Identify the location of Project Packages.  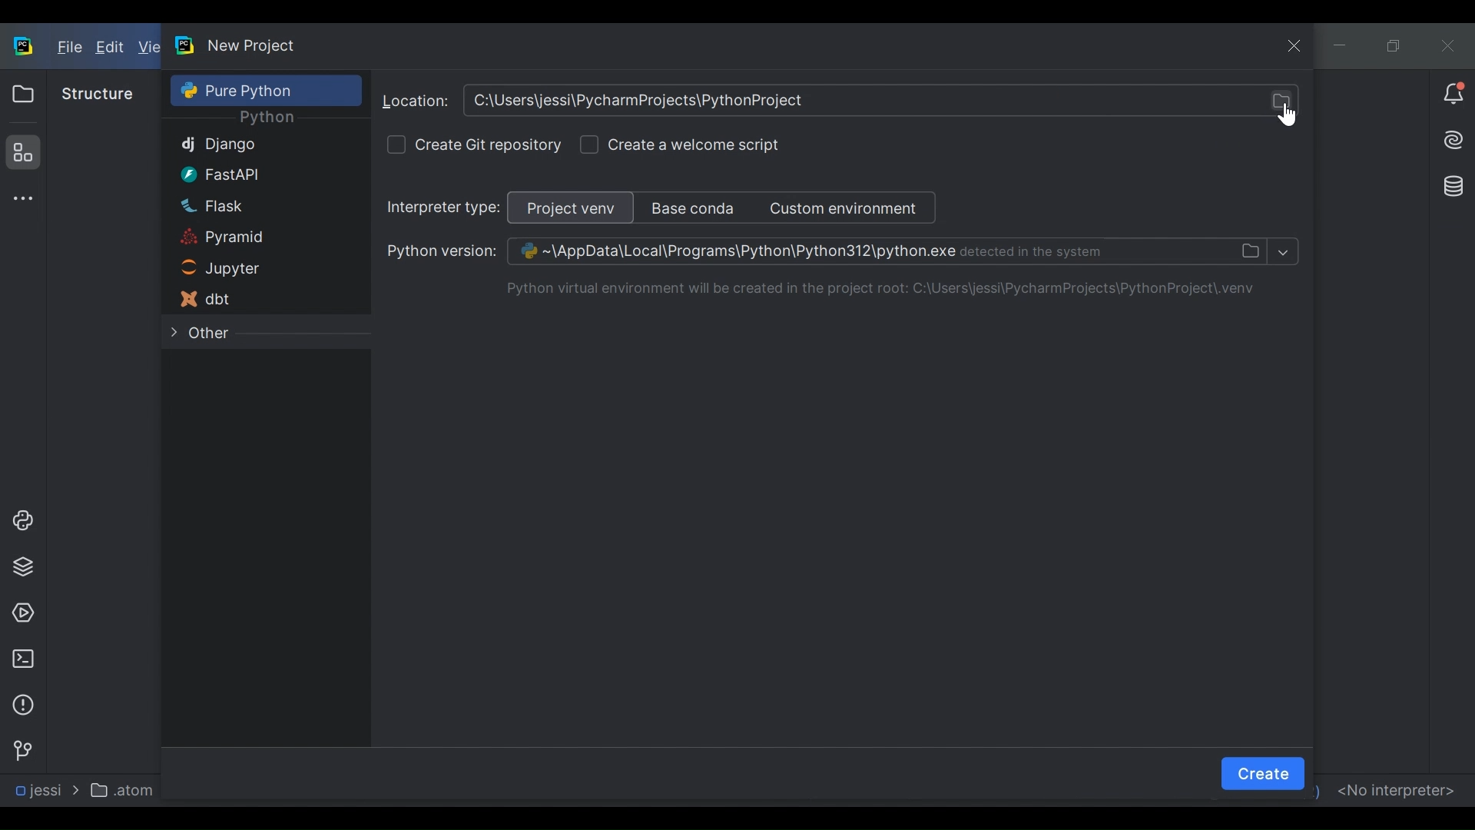
(20, 567).